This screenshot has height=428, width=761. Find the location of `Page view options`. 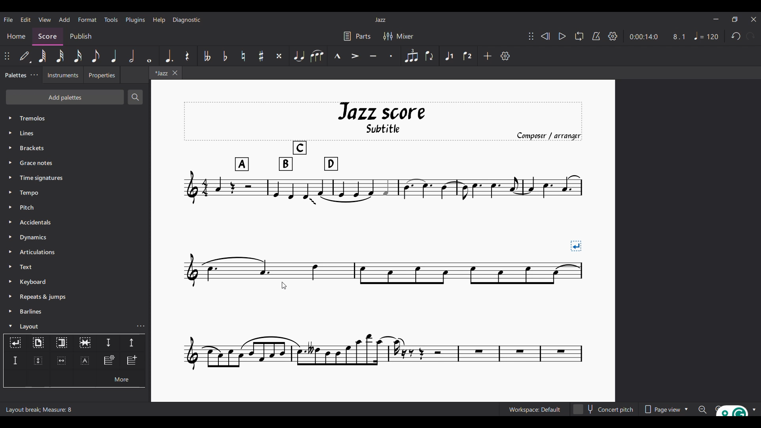

Page view options is located at coordinates (666, 409).